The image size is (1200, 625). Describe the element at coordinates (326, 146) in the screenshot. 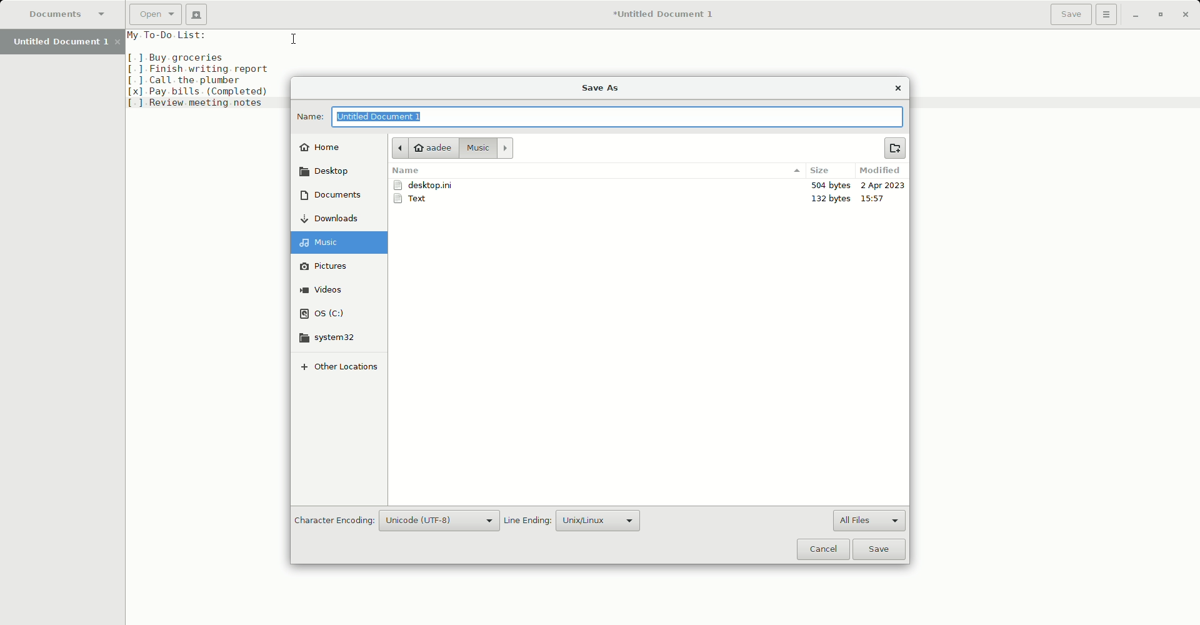

I see `Home` at that location.